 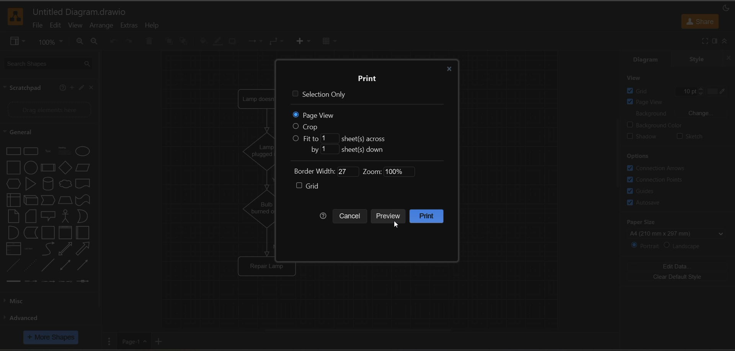 I want to click on advanced, so click(x=28, y=318).